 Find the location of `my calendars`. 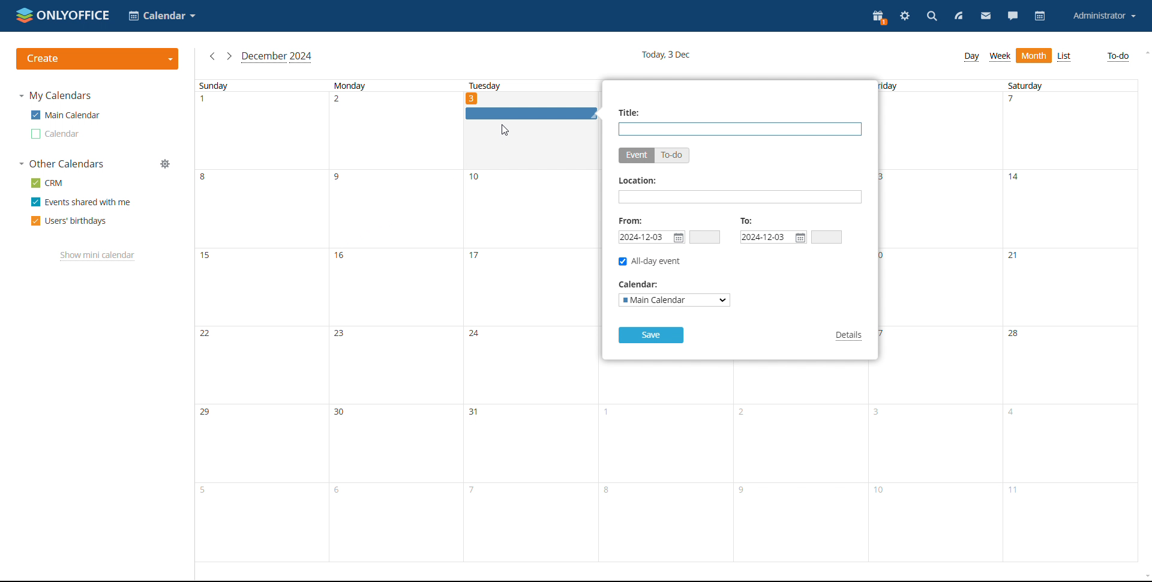

my calendars is located at coordinates (55, 96).